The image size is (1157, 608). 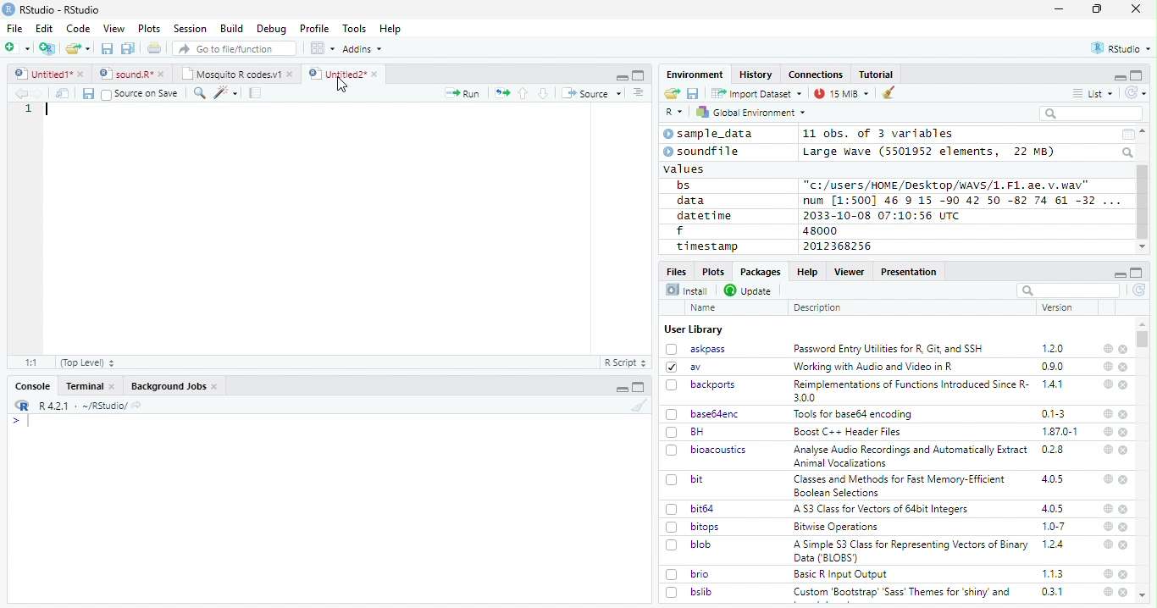 I want to click on Code tools, so click(x=224, y=92).